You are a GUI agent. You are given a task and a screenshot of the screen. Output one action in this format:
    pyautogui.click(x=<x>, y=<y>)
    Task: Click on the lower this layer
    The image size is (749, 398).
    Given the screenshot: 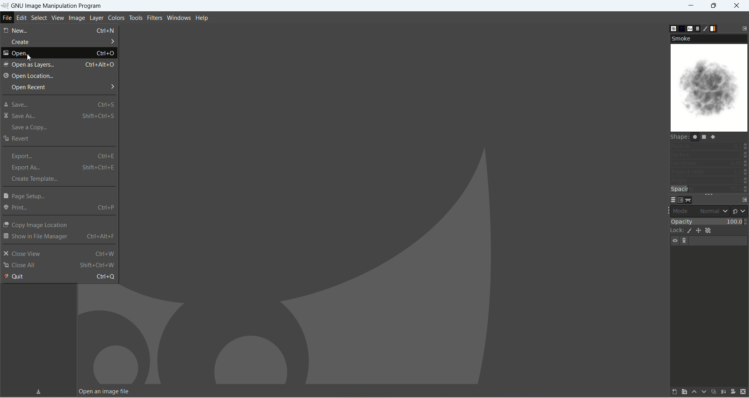 What is the action you would take?
    pyautogui.click(x=704, y=392)
    